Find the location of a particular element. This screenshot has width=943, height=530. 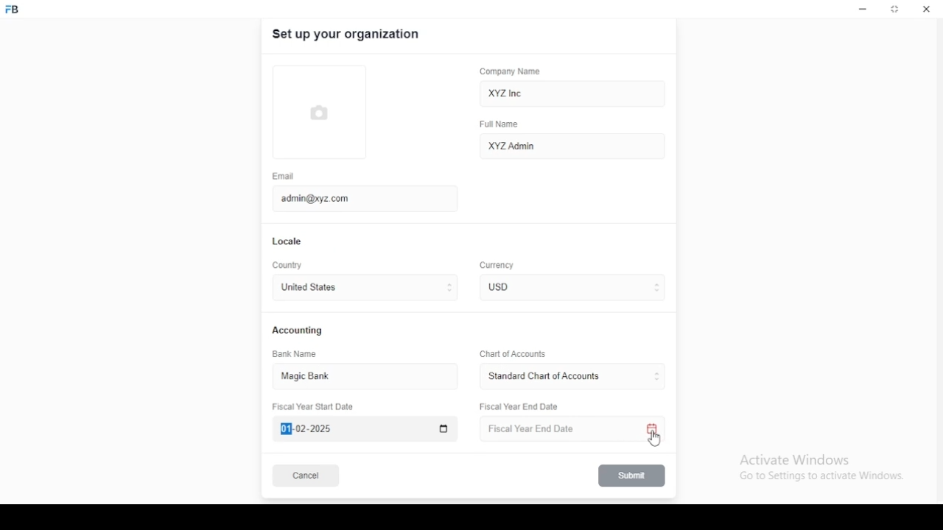

cancel is located at coordinates (306, 476).